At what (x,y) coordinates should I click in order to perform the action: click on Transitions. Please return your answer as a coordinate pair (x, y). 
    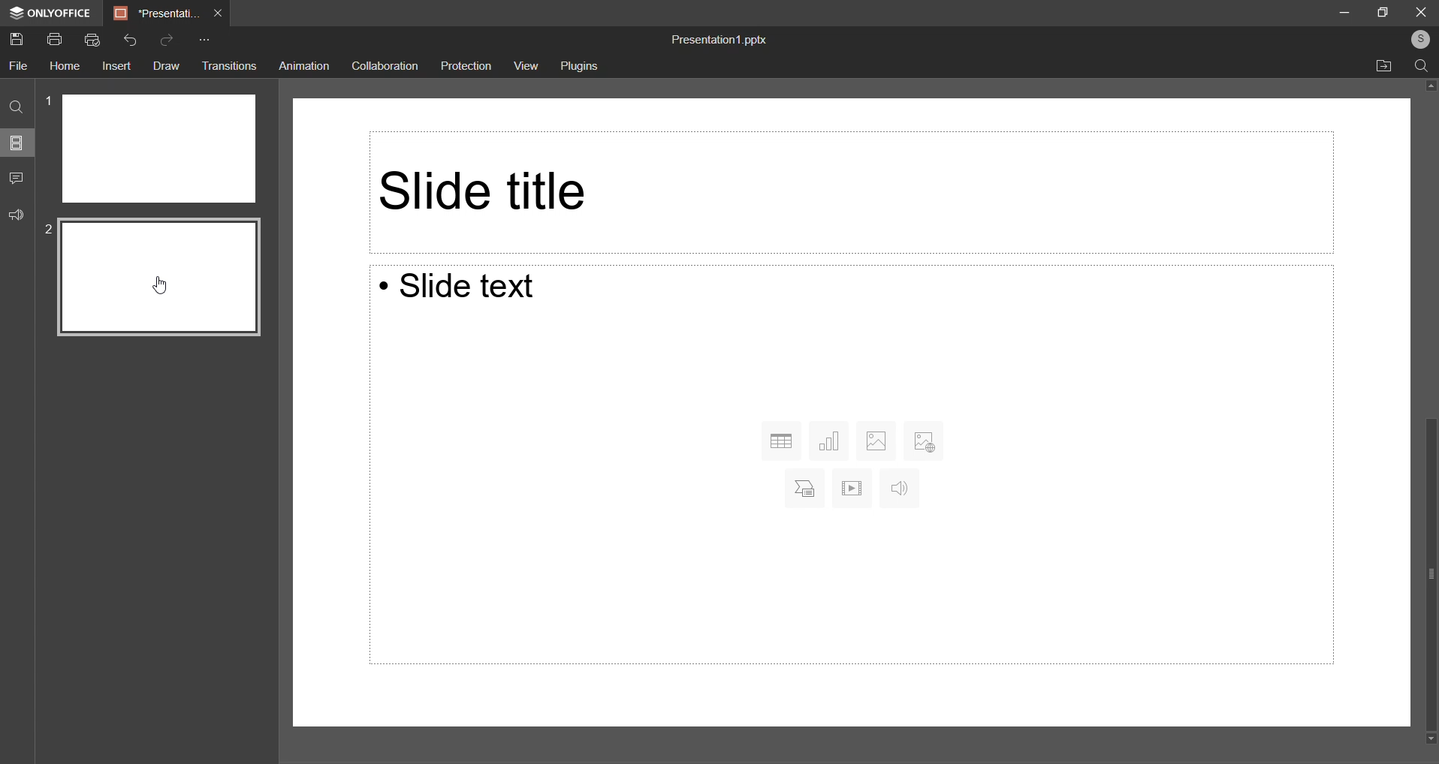
    Looking at the image, I should click on (228, 66).